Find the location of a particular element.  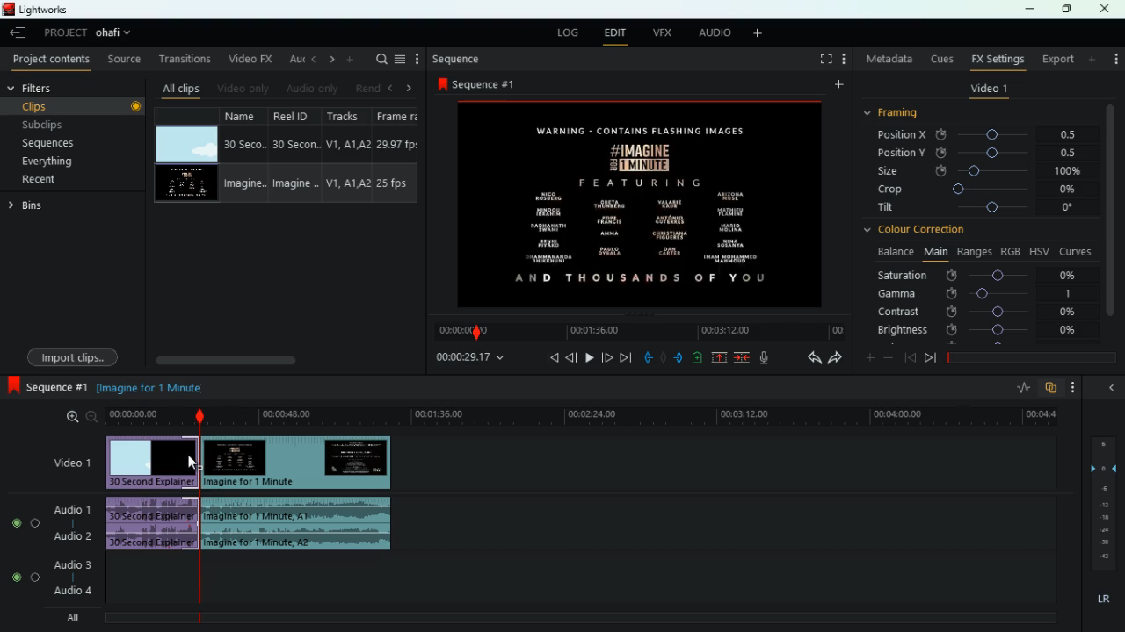

beggining is located at coordinates (547, 357).